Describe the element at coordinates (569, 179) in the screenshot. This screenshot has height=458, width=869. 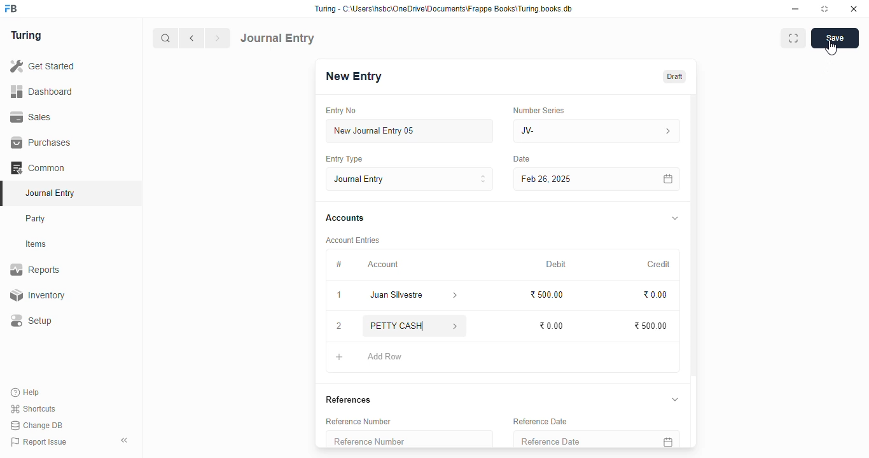
I see `Feb 26, 2025` at that location.